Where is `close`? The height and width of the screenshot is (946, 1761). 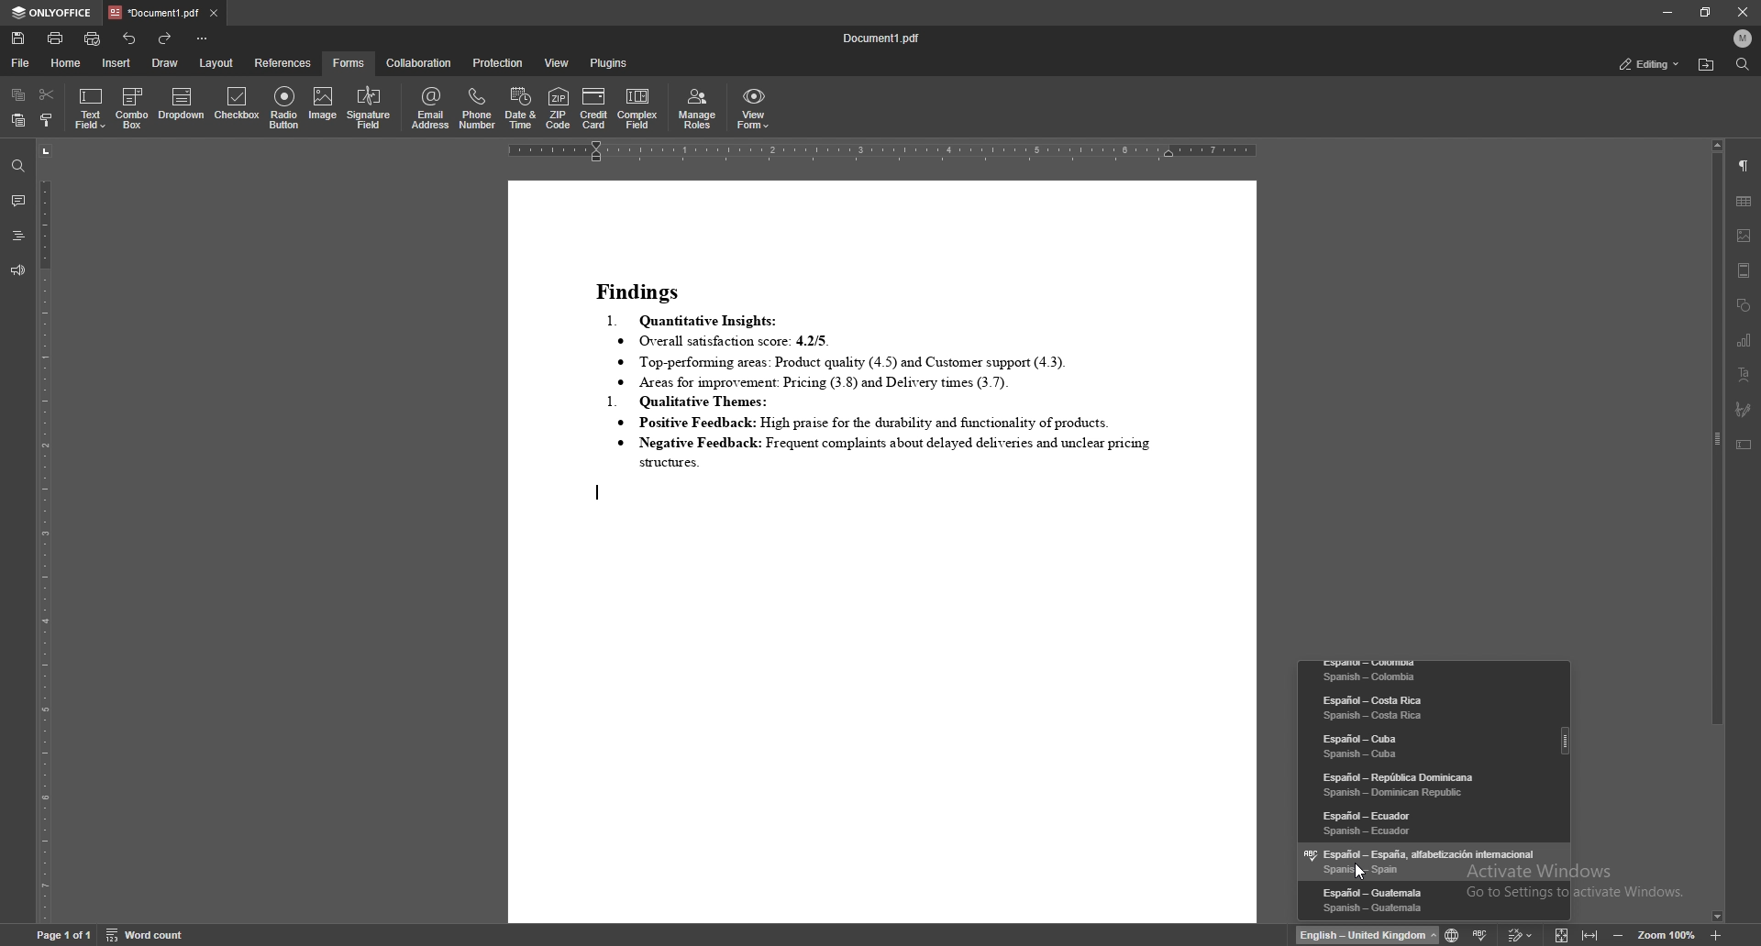
close is located at coordinates (1740, 12).